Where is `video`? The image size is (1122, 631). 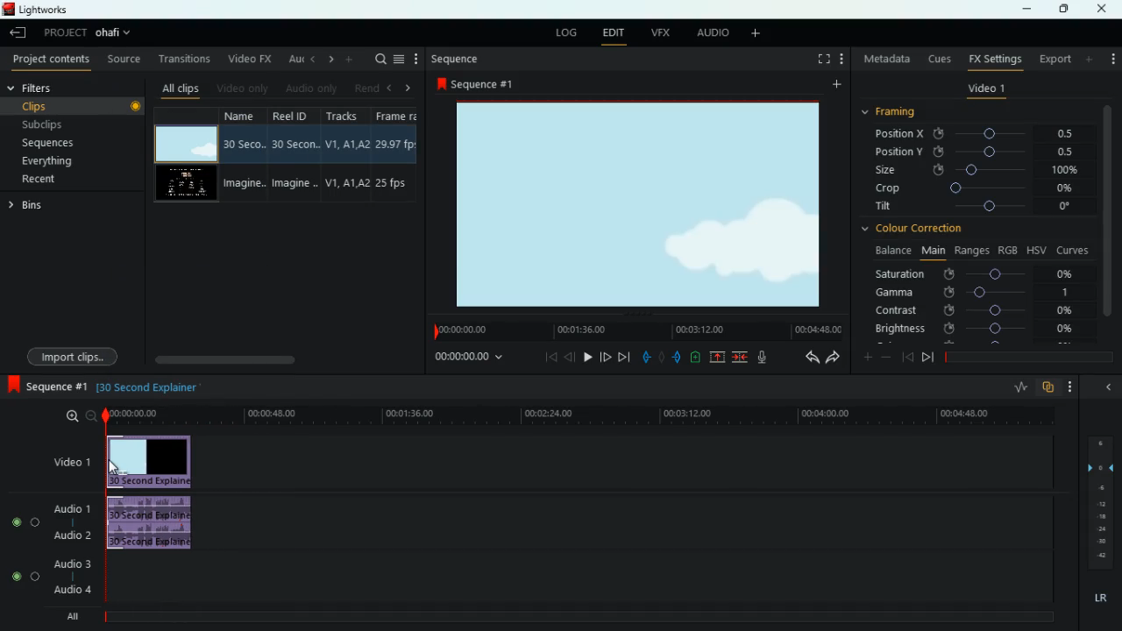 video is located at coordinates (185, 186).